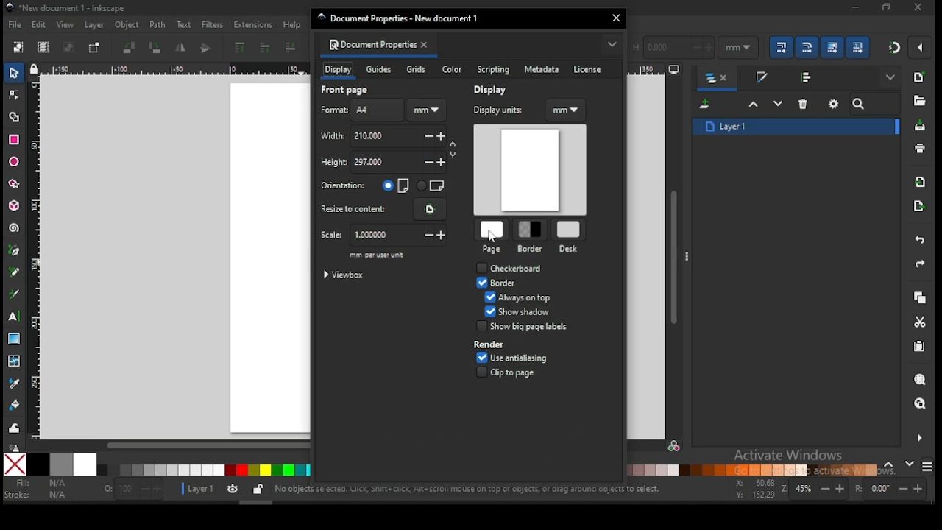 The height and width of the screenshot is (530, 942). What do you see at coordinates (531, 230) in the screenshot?
I see `border` at bounding box center [531, 230].